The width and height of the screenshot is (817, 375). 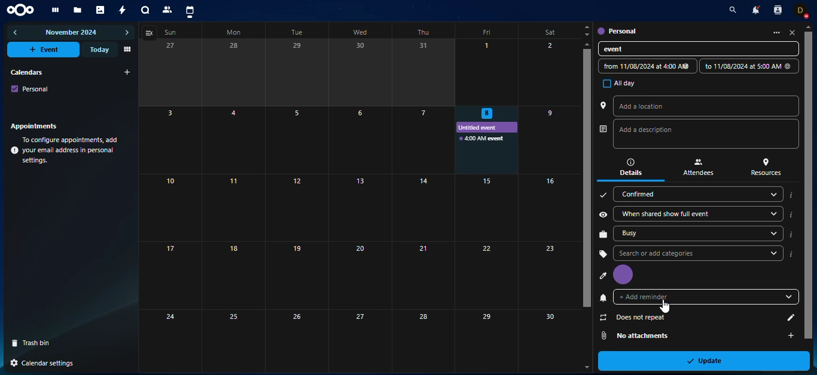 What do you see at coordinates (236, 32) in the screenshot?
I see `mon` at bounding box center [236, 32].